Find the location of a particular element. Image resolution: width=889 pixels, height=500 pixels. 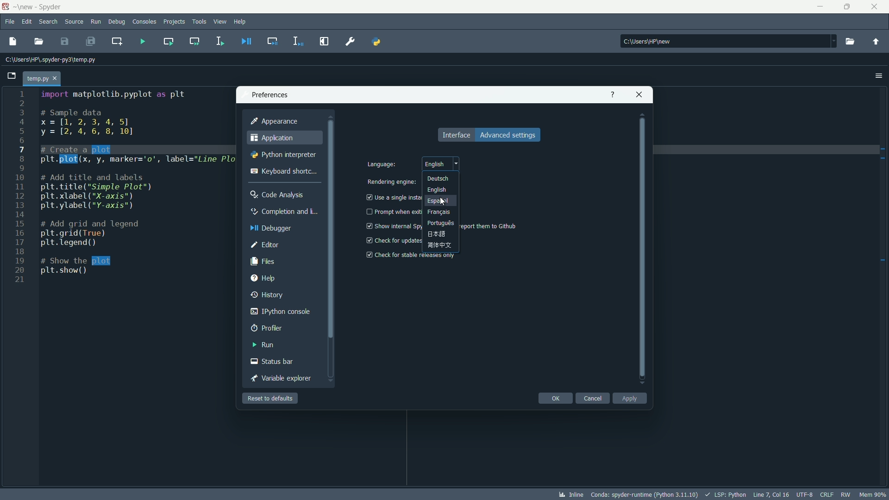

app name is located at coordinates (50, 8).